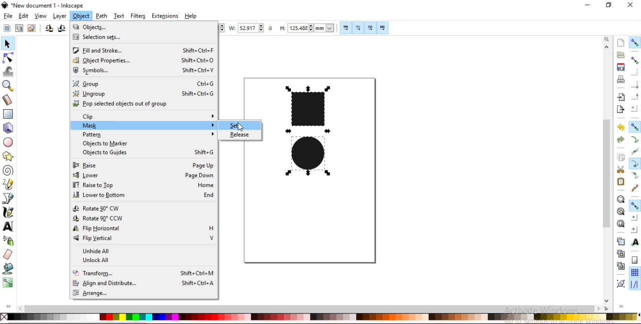 This screenshot has width=641, height=324. What do you see at coordinates (619, 110) in the screenshot?
I see `export a document` at bounding box center [619, 110].